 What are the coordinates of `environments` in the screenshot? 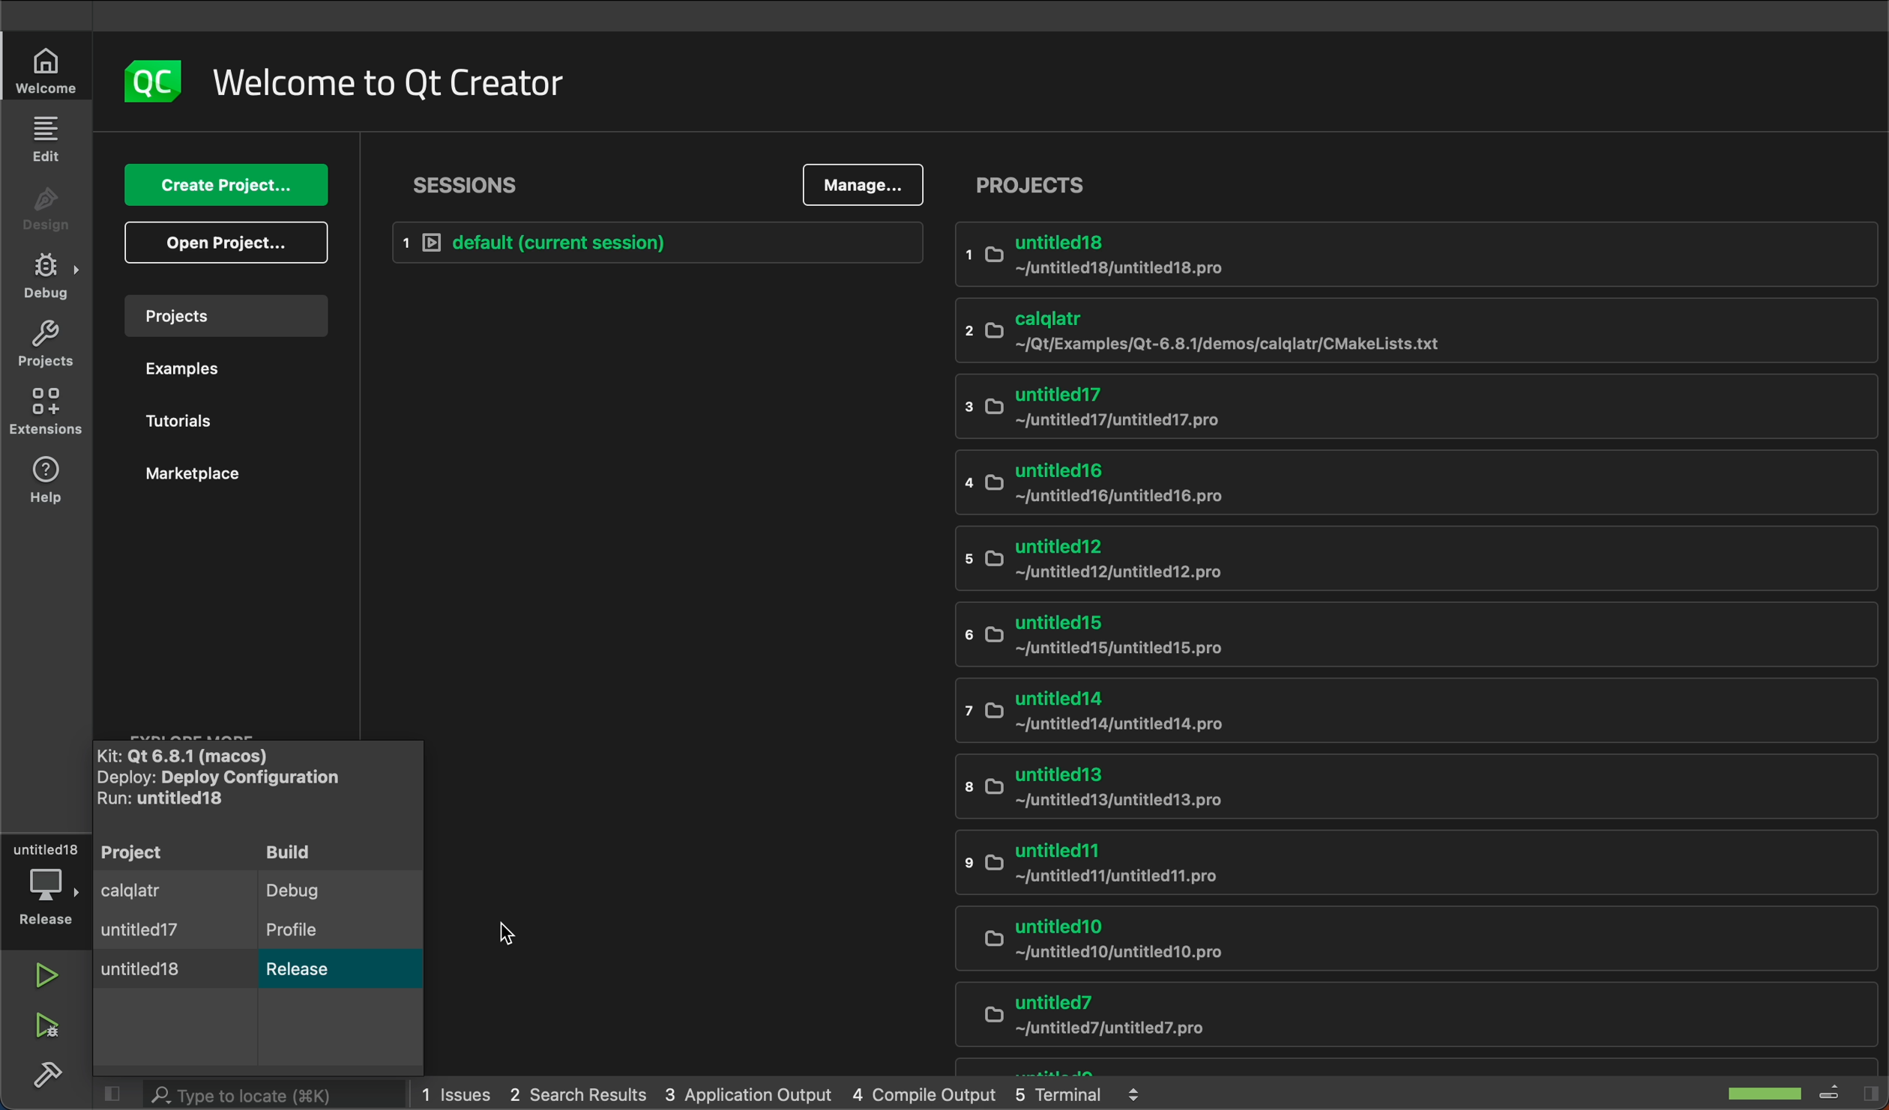 It's located at (46, 414).